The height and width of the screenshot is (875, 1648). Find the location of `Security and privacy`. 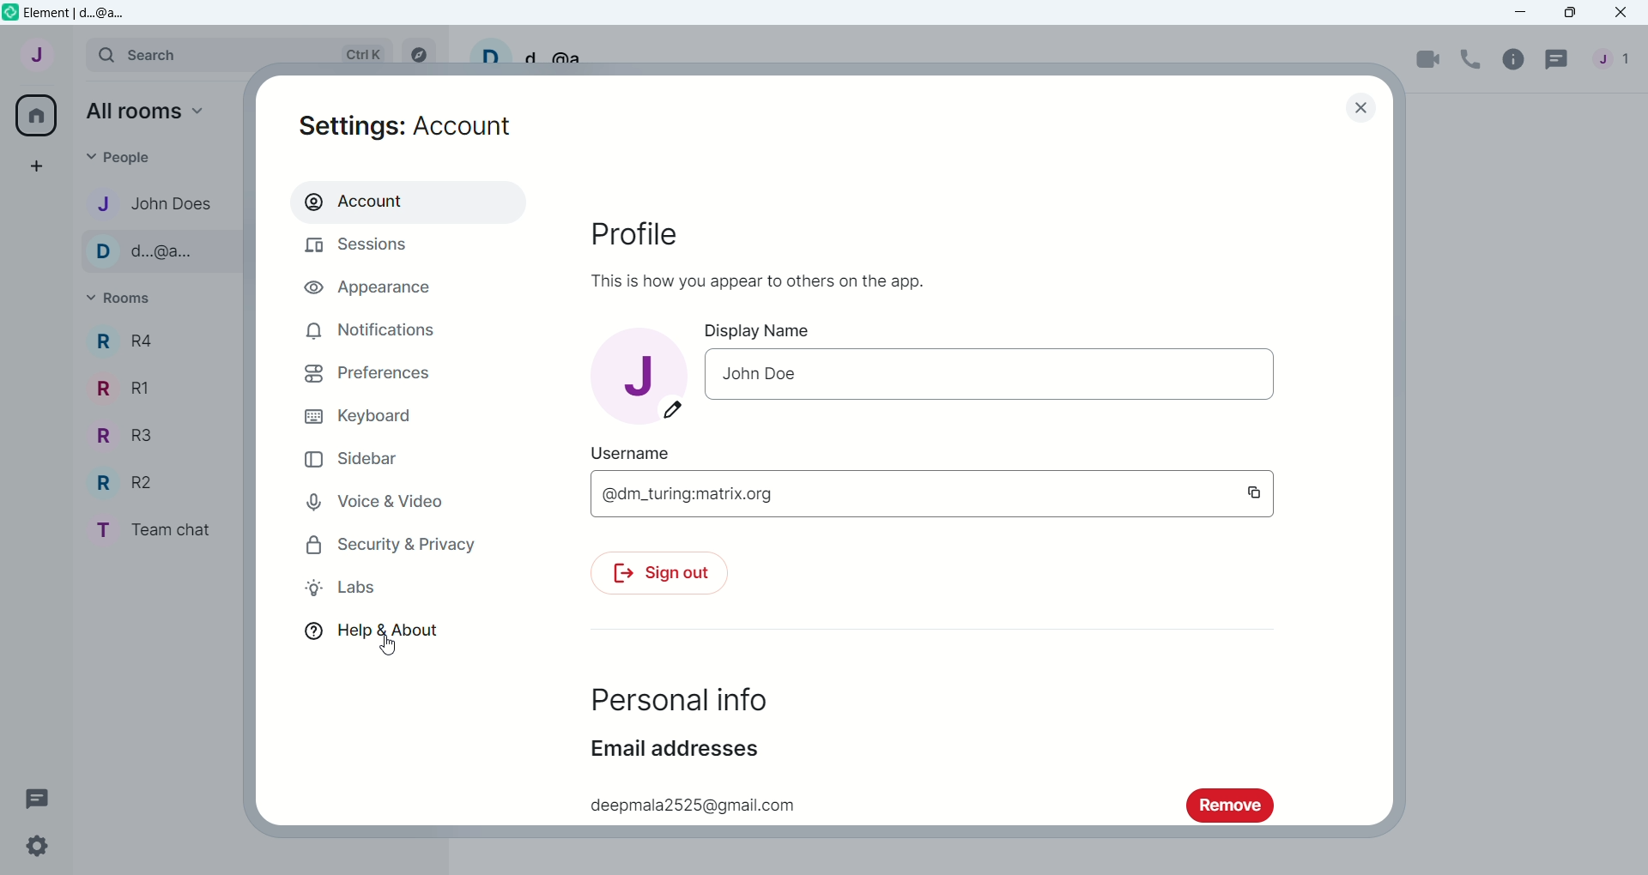

Security and privacy is located at coordinates (390, 545).